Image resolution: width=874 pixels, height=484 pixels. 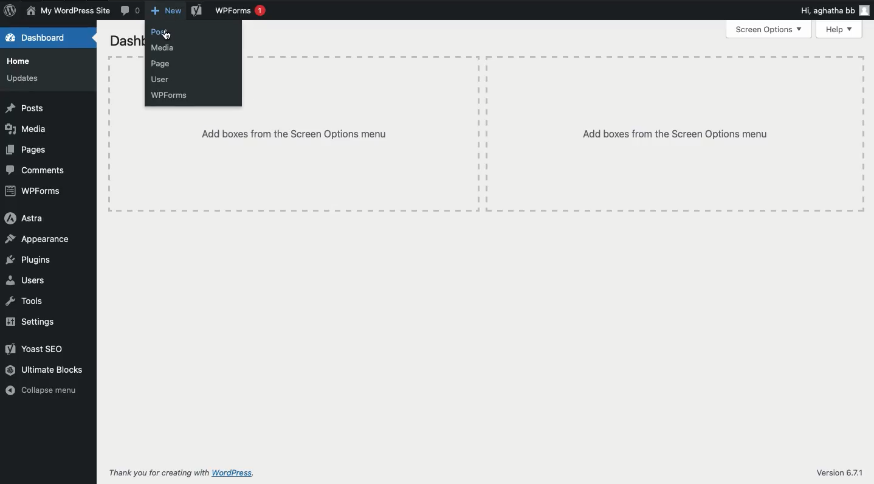 What do you see at coordinates (33, 192) in the screenshot?
I see `WPForms` at bounding box center [33, 192].